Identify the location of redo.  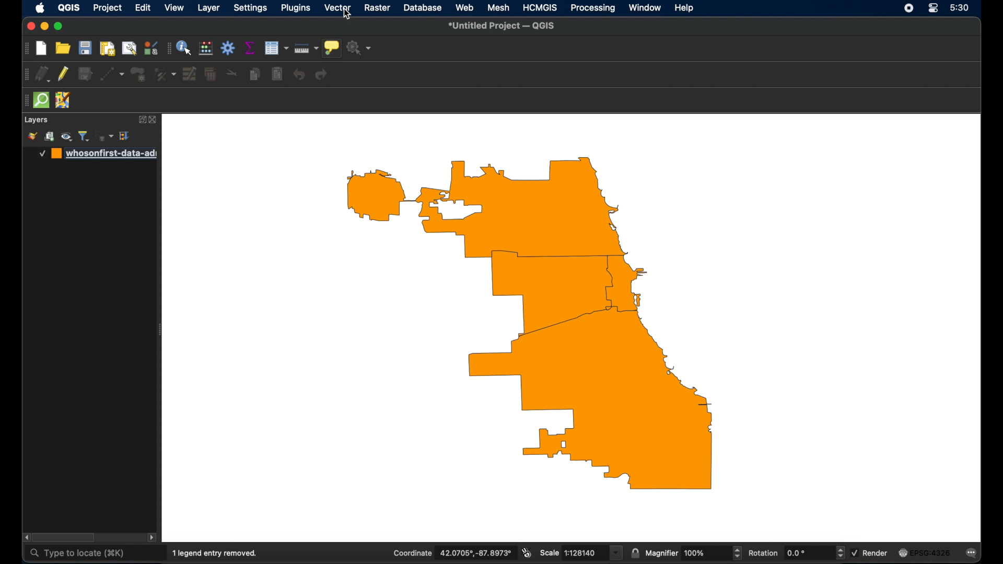
(321, 75).